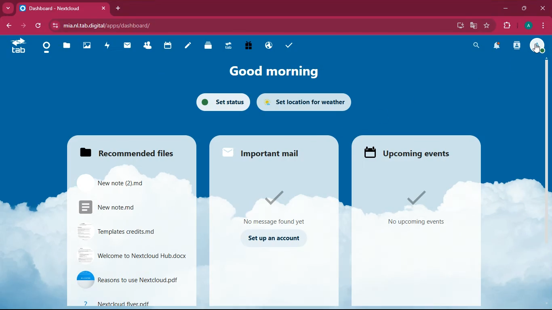 The image size is (552, 310). I want to click on forward, so click(22, 26).